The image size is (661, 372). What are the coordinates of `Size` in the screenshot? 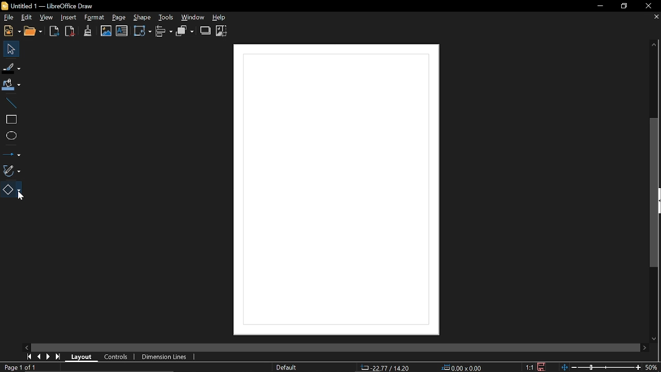 It's located at (462, 368).